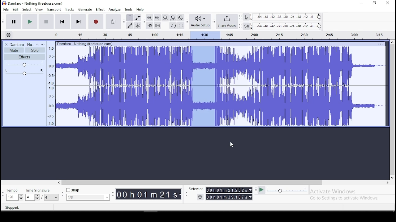  What do you see at coordinates (21, 197) in the screenshot?
I see `drop down` at bounding box center [21, 197].